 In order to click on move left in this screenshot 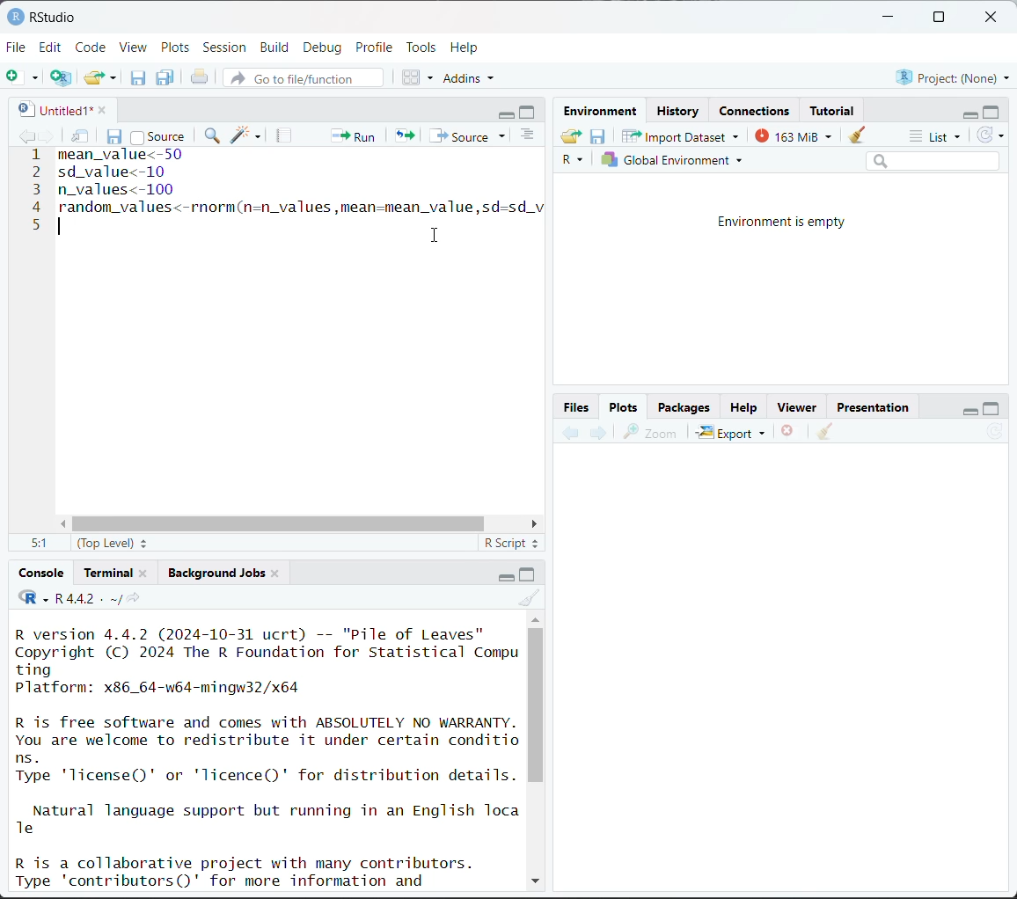, I will do `click(67, 524)`.